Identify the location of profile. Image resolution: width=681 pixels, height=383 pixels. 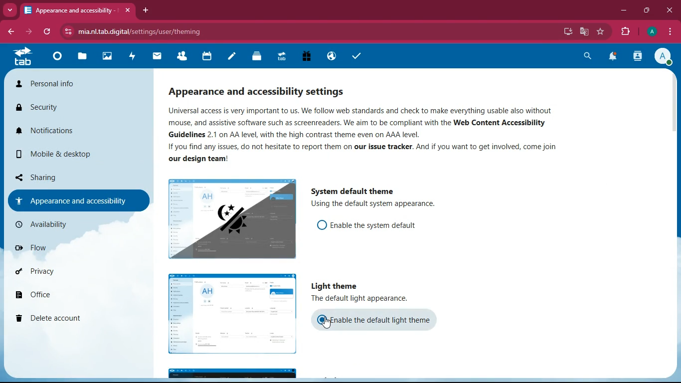
(662, 57).